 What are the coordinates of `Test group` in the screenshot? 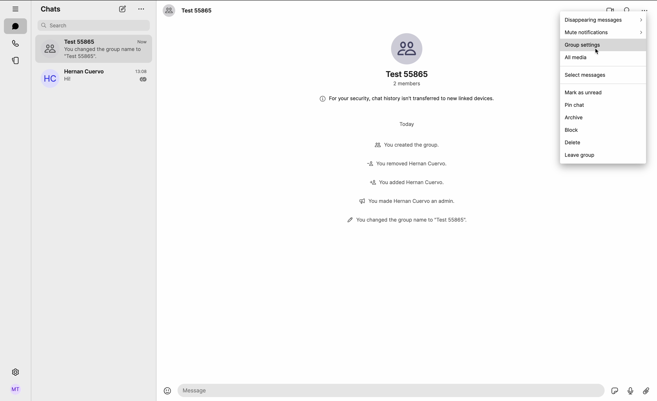 It's located at (107, 49).